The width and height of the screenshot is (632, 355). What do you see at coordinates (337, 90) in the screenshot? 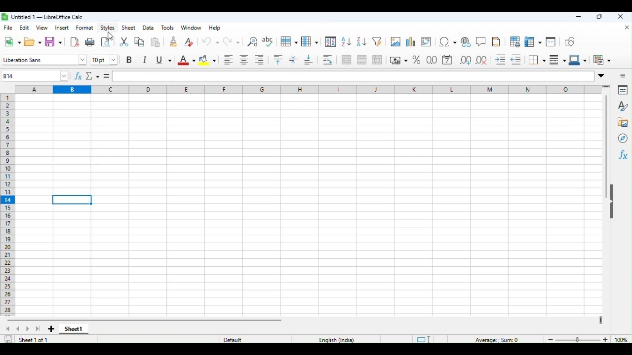
I see `i` at bounding box center [337, 90].